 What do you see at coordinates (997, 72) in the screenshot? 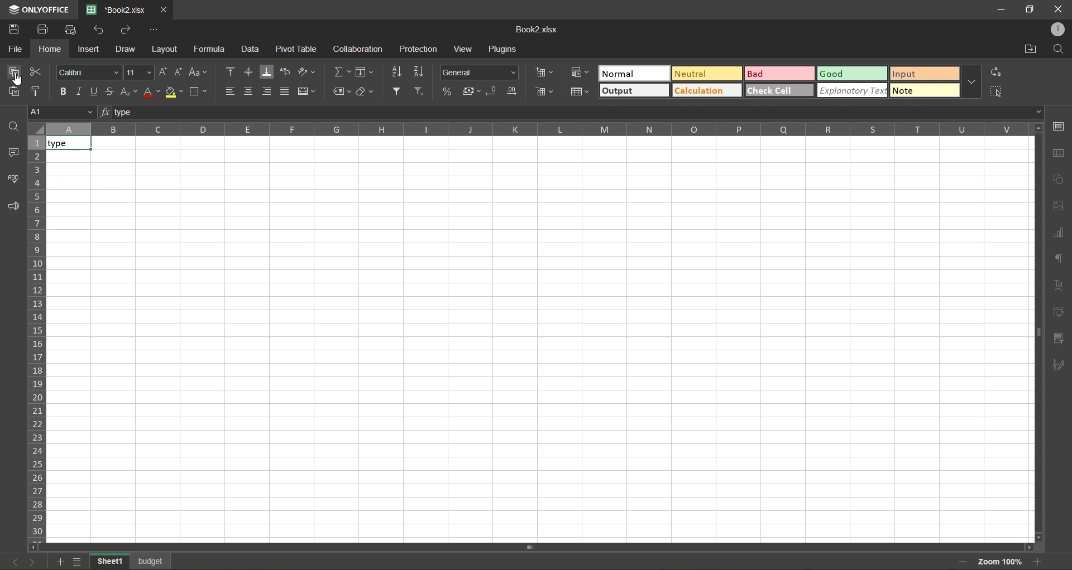
I see `replace` at bounding box center [997, 72].